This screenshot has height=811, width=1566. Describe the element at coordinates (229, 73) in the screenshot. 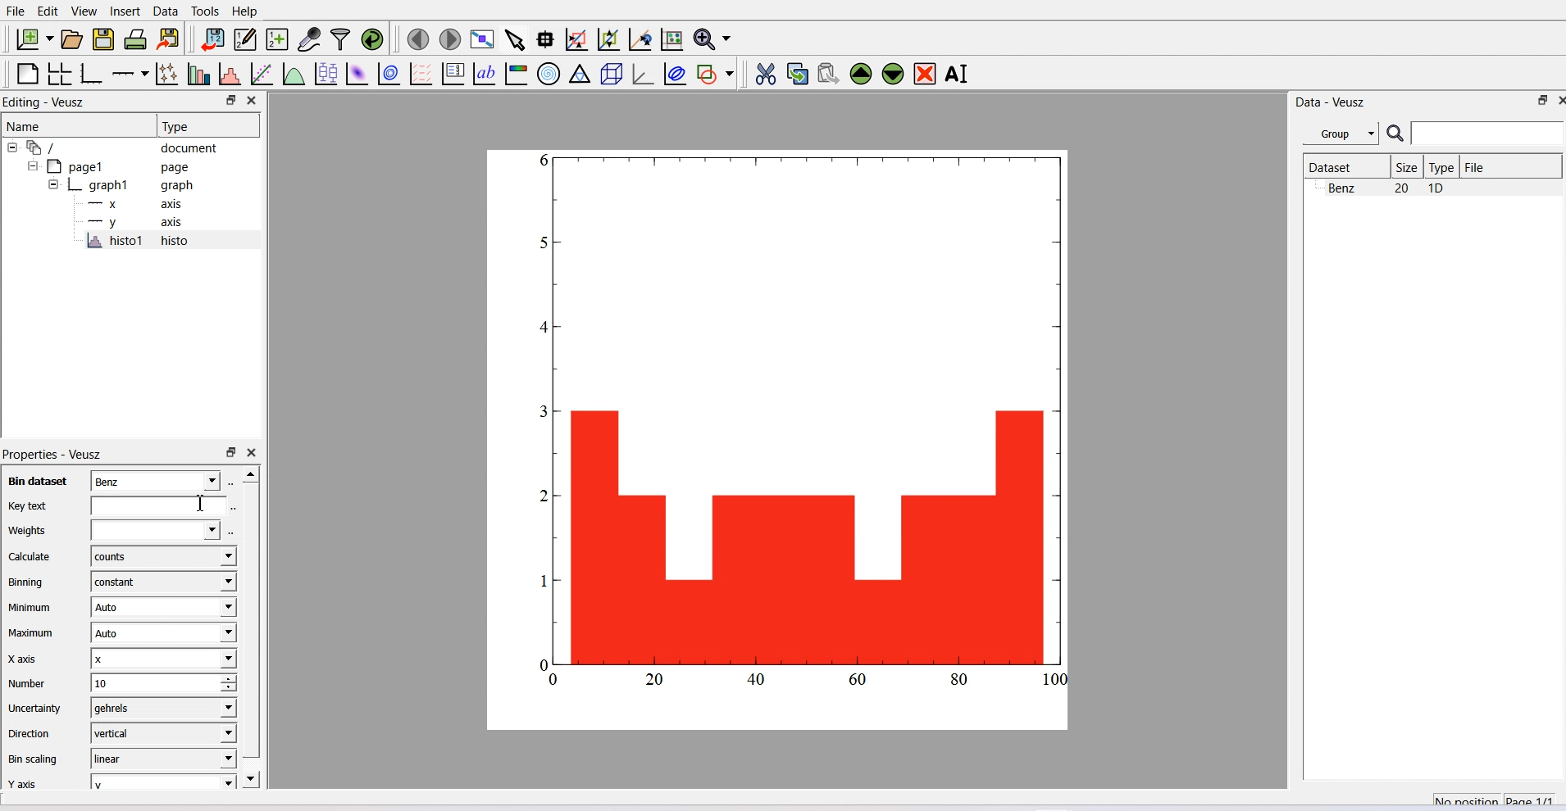

I see `Histogram of dataset` at that location.